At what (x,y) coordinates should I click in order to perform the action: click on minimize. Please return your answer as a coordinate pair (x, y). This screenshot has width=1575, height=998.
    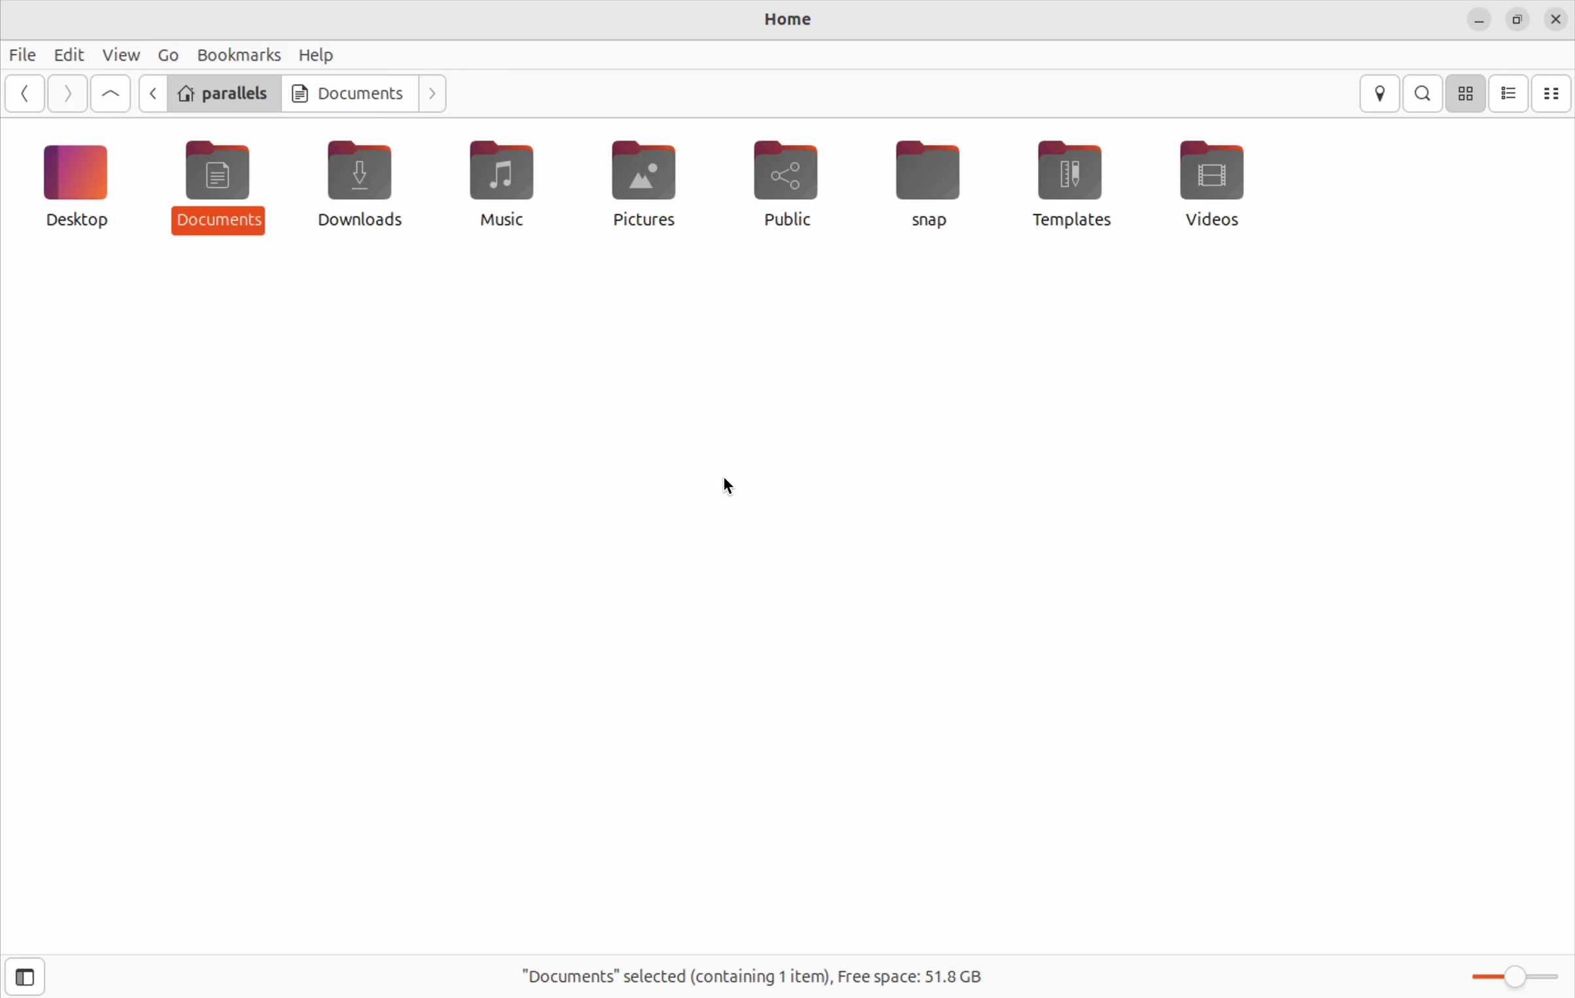
    Looking at the image, I should click on (1479, 20).